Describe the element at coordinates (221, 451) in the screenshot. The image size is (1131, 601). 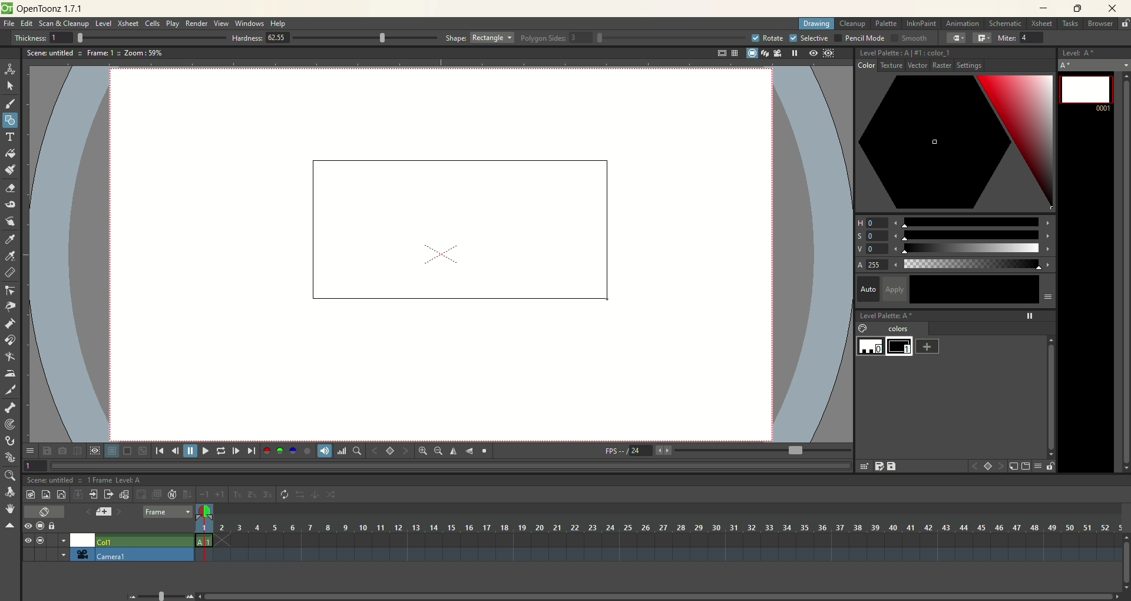
I see `loop` at that location.